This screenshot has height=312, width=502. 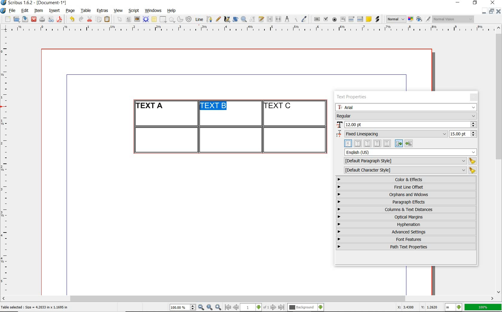 I want to click on windows, so click(x=154, y=11).